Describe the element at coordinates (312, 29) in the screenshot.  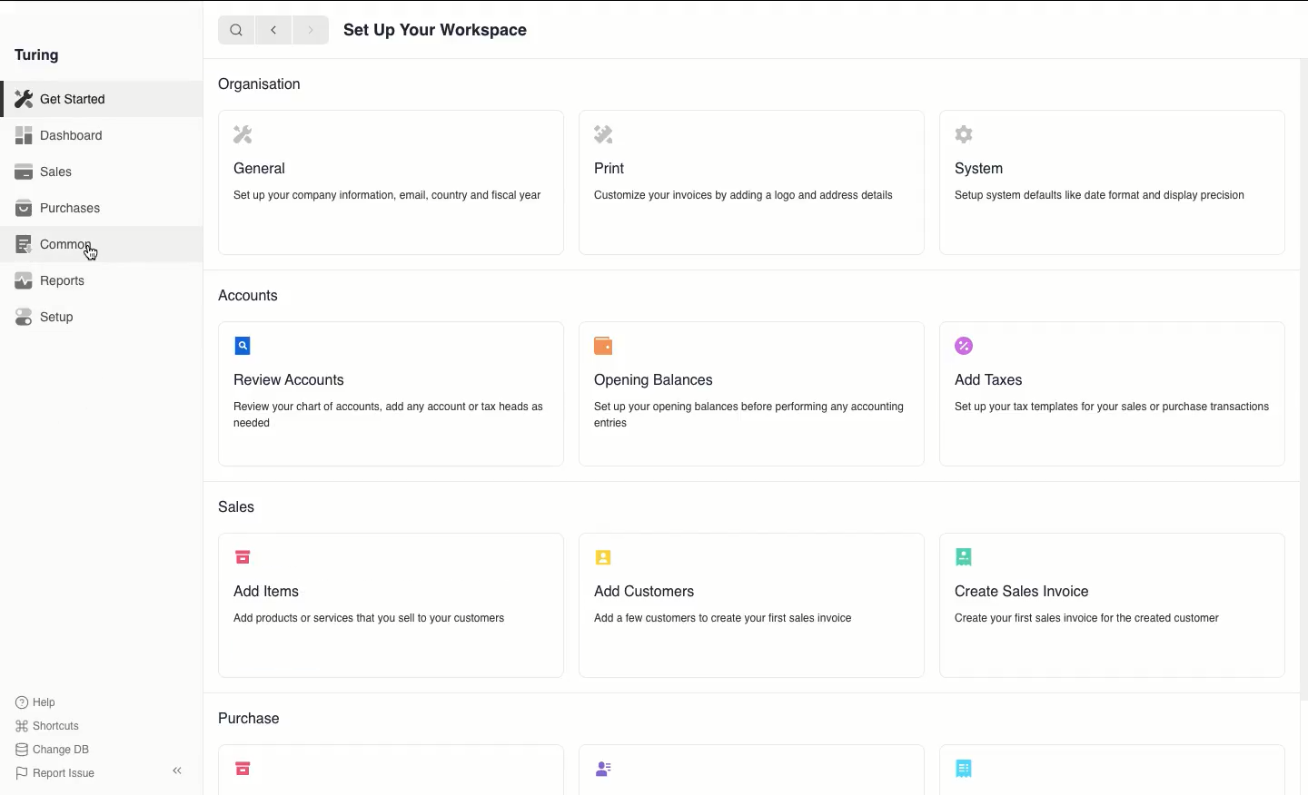
I see `Forward` at that location.